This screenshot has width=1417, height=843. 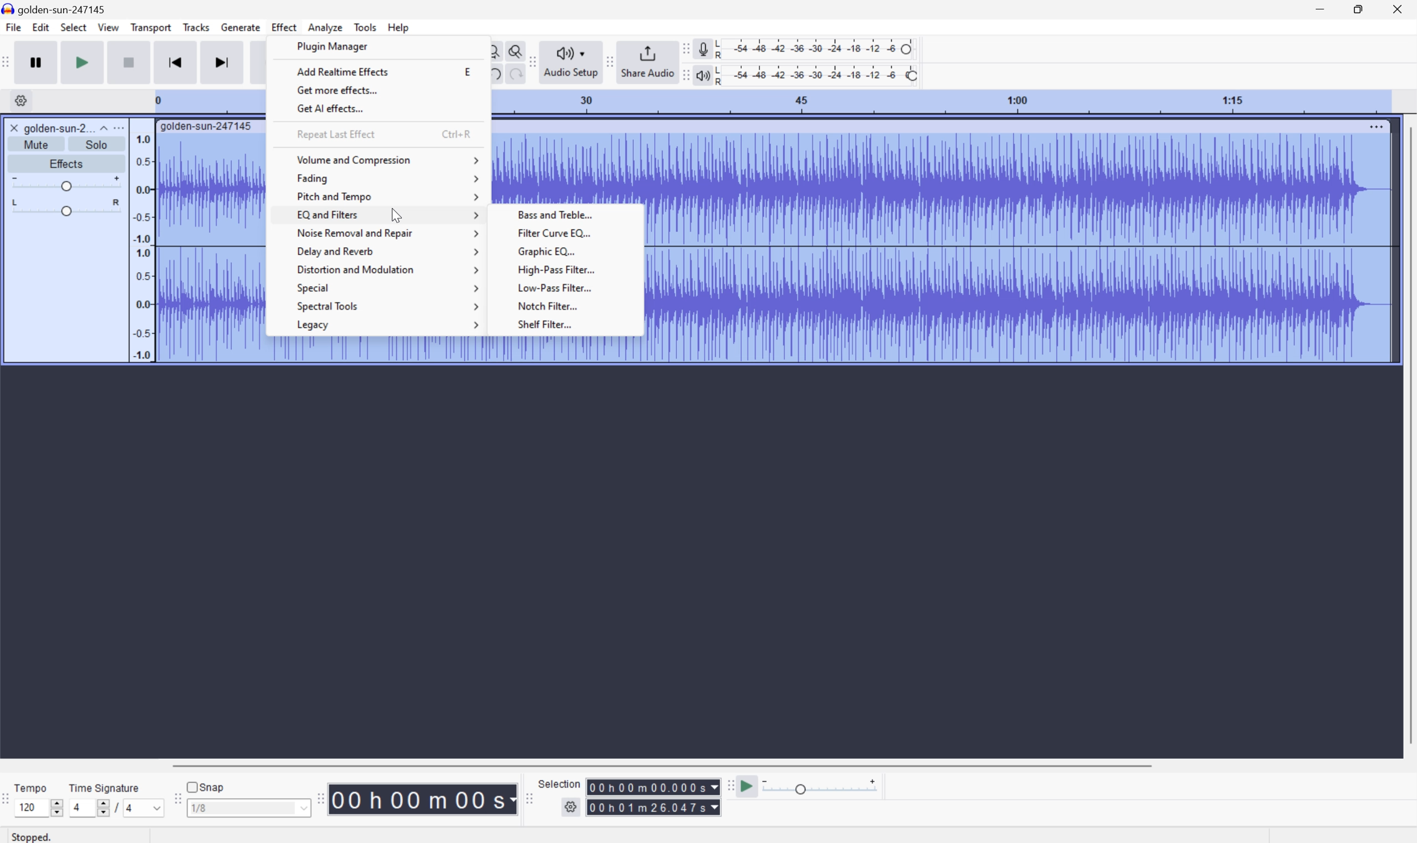 What do you see at coordinates (577, 325) in the screenshot?
I see `Shelf Filter...` at bounding box center [577, 325].